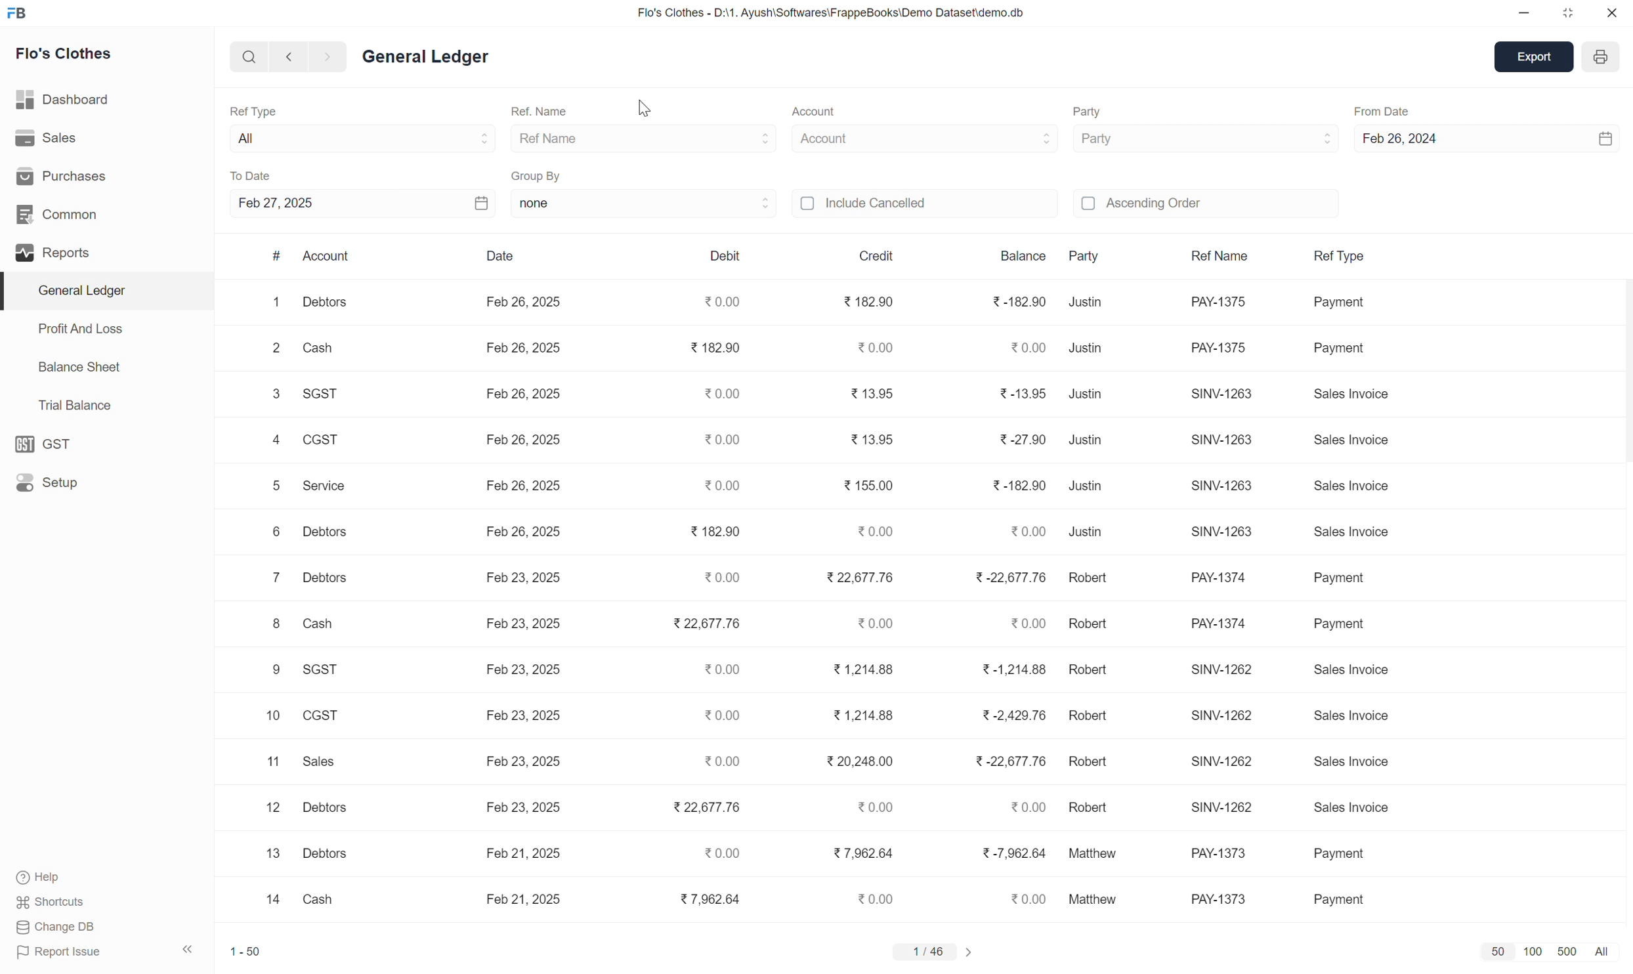 Image resolution: width=1633 pixels, height=974 pixels. Describe the element at coordinates (56, 901) in the screenshot. I see `shortcuts` at that location.